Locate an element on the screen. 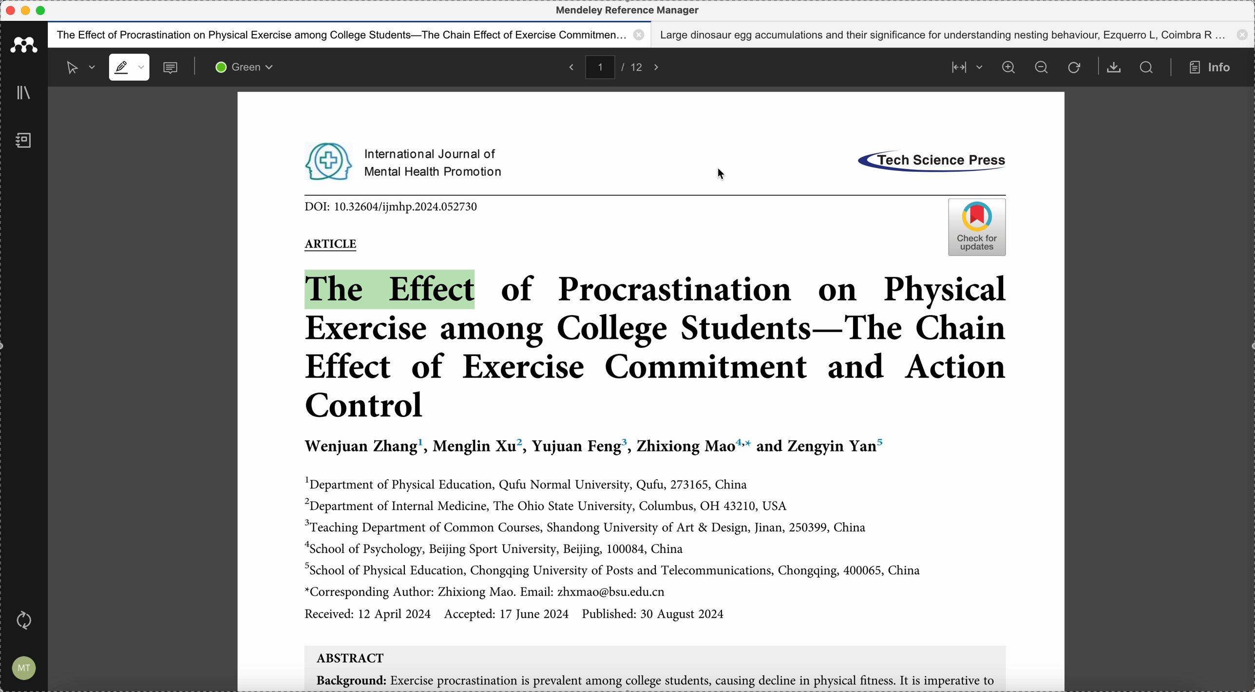 This screenshot has width=1255, height=692. minimize is located at coordinates (28, 10).